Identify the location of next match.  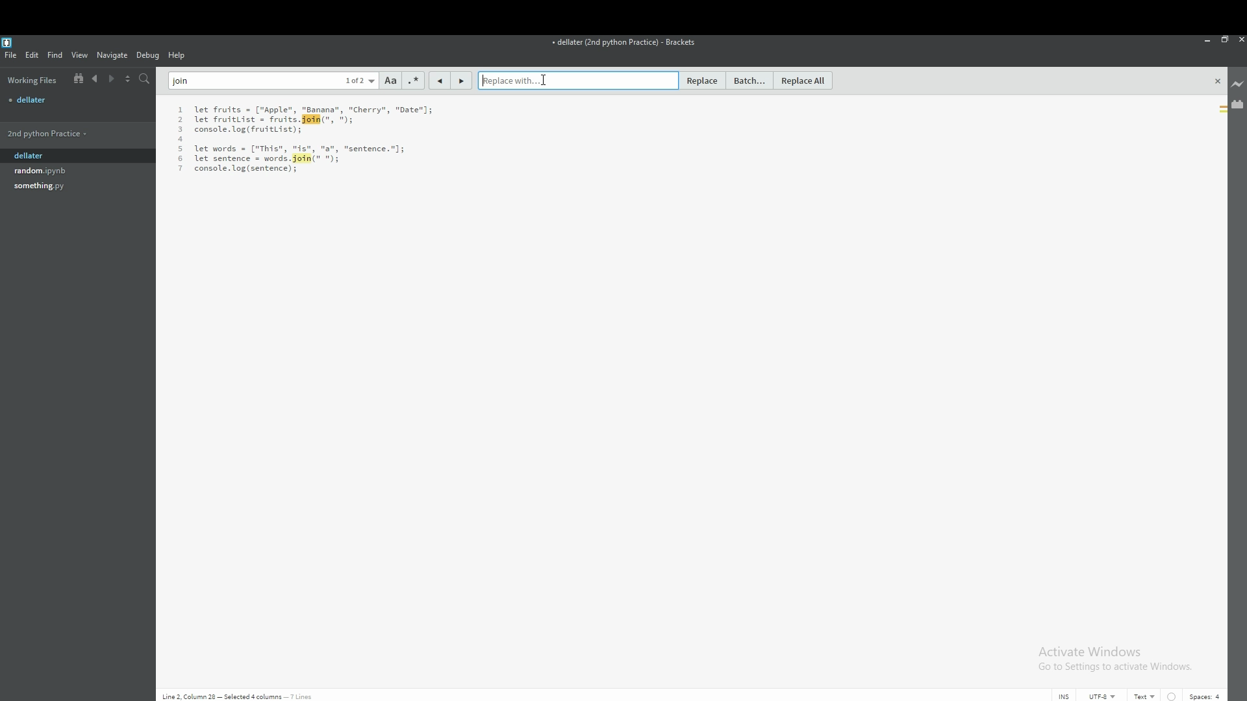
(460, 80).